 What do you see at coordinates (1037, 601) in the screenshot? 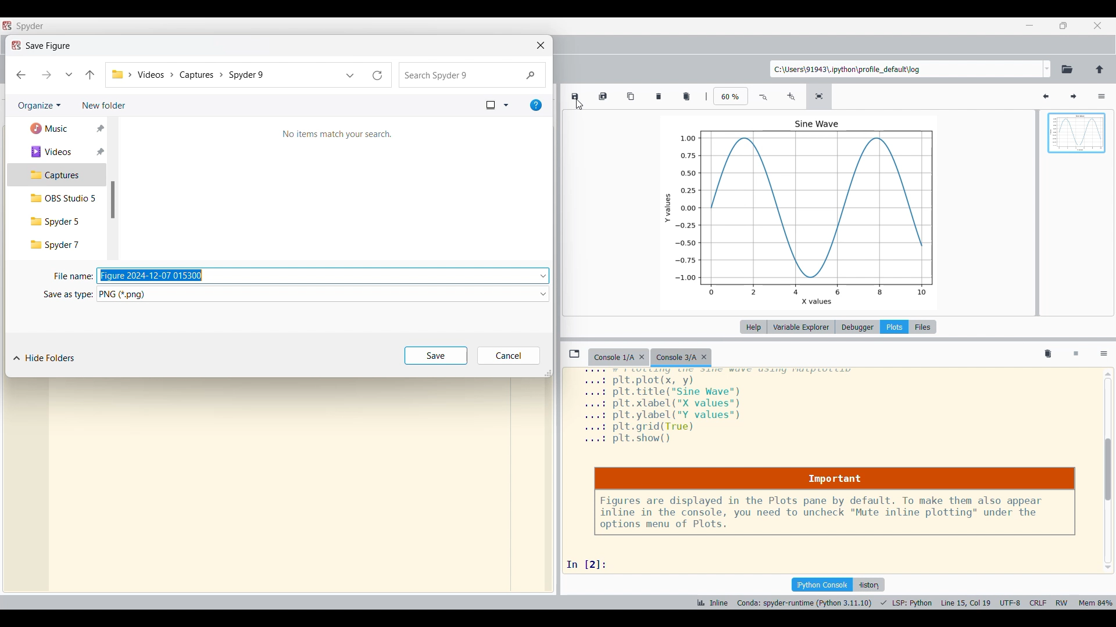
I see `CRLF` at bounding box center [1037, 601].